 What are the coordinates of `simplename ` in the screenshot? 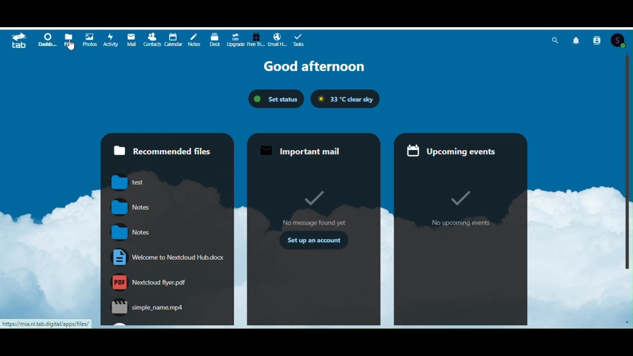 It's located at (146, 307).